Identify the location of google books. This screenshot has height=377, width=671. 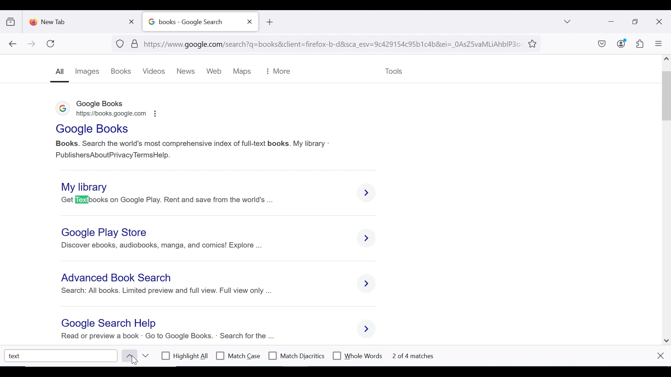
(101, 104).